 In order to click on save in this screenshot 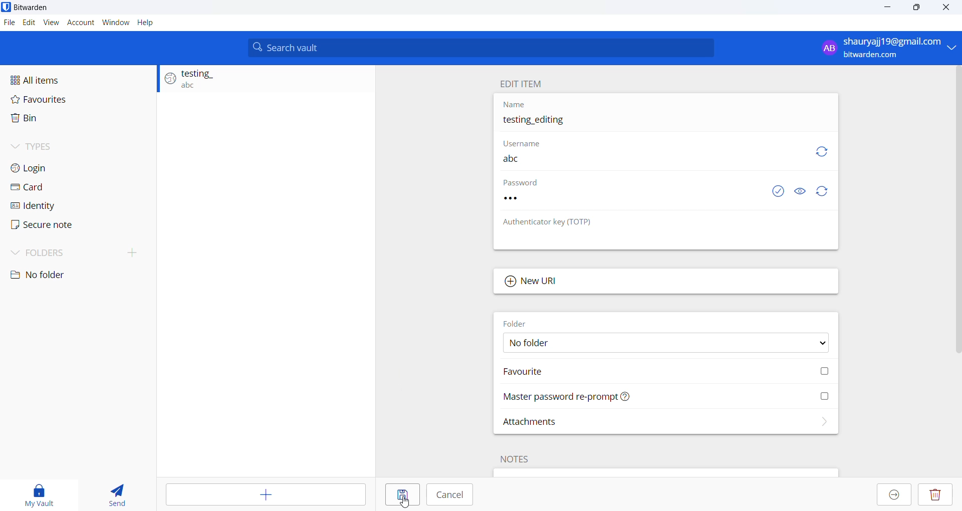, I will do `click(400, 496)`.